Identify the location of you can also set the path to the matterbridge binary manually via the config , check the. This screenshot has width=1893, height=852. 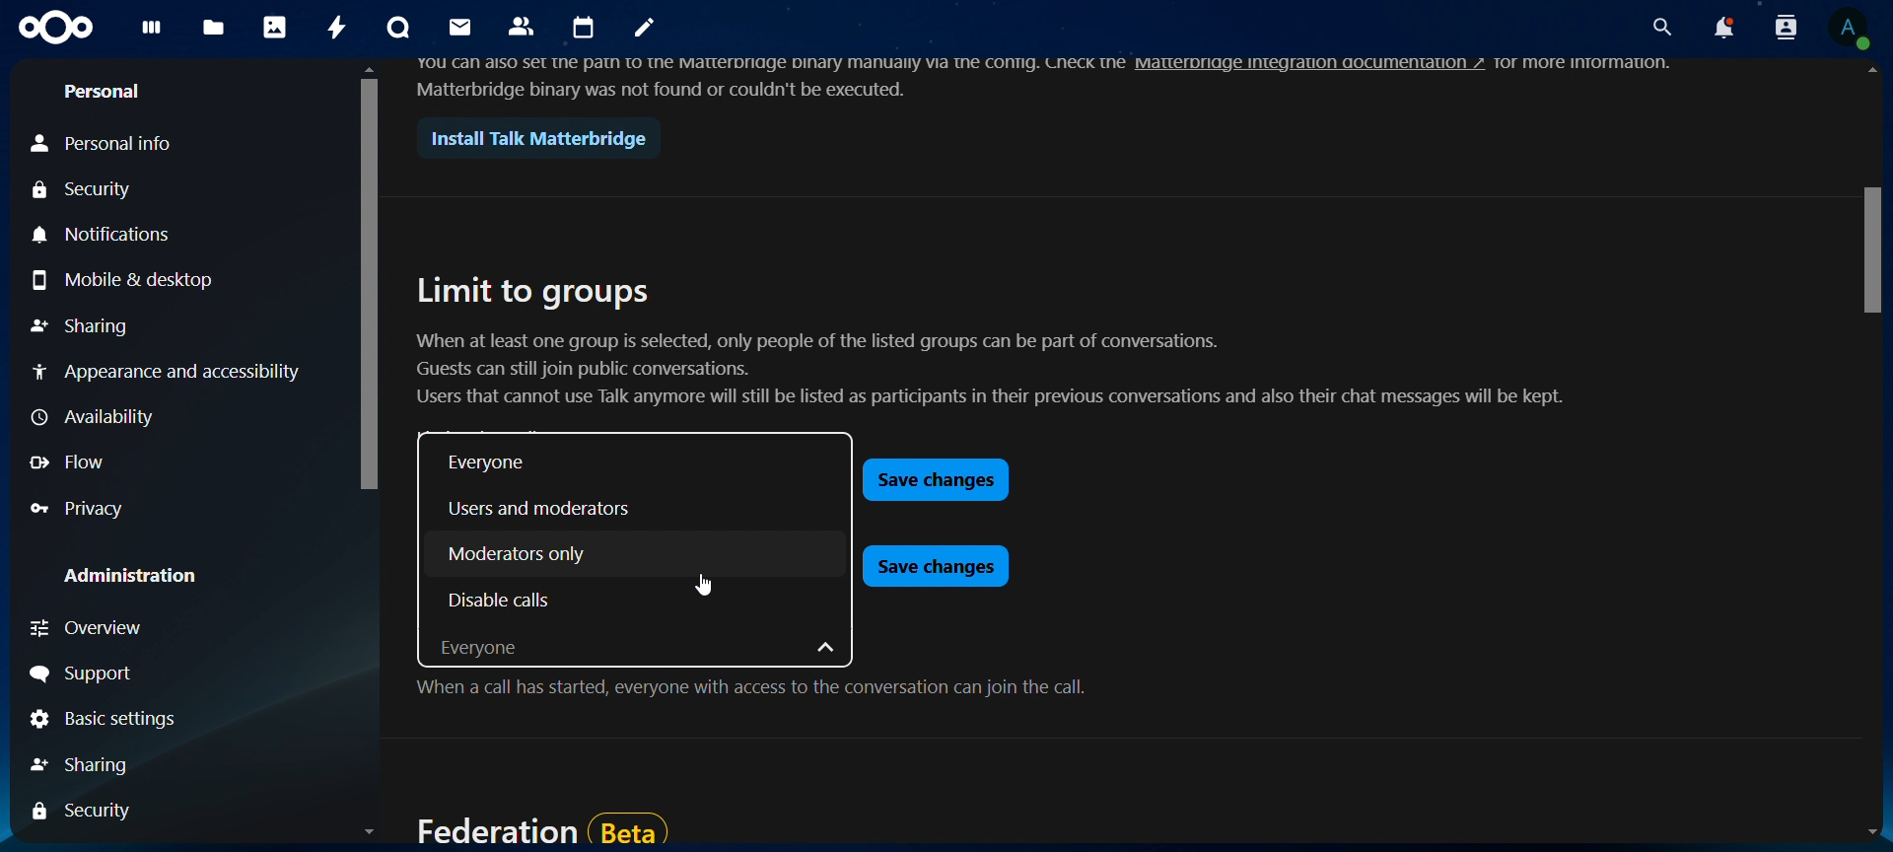
(759, 65).